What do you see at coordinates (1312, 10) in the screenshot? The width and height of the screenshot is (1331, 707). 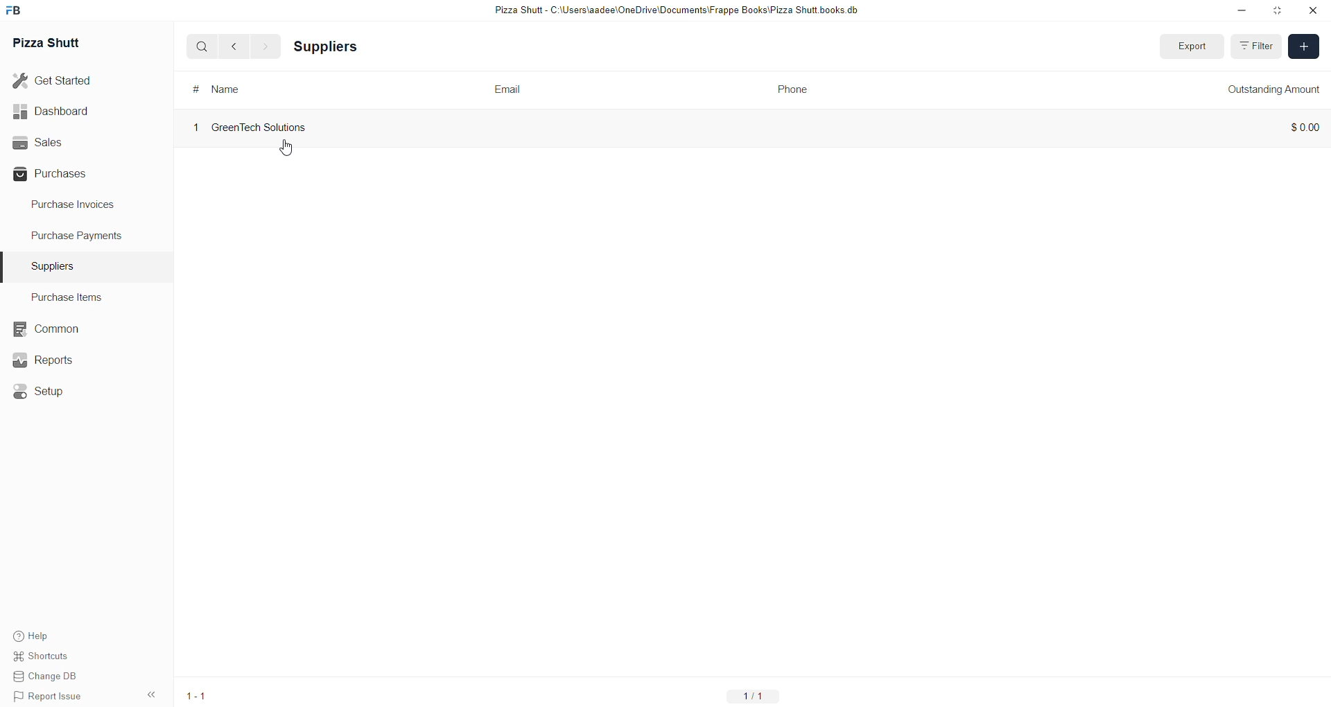 I see `close` at bounding box center [1312, 10].